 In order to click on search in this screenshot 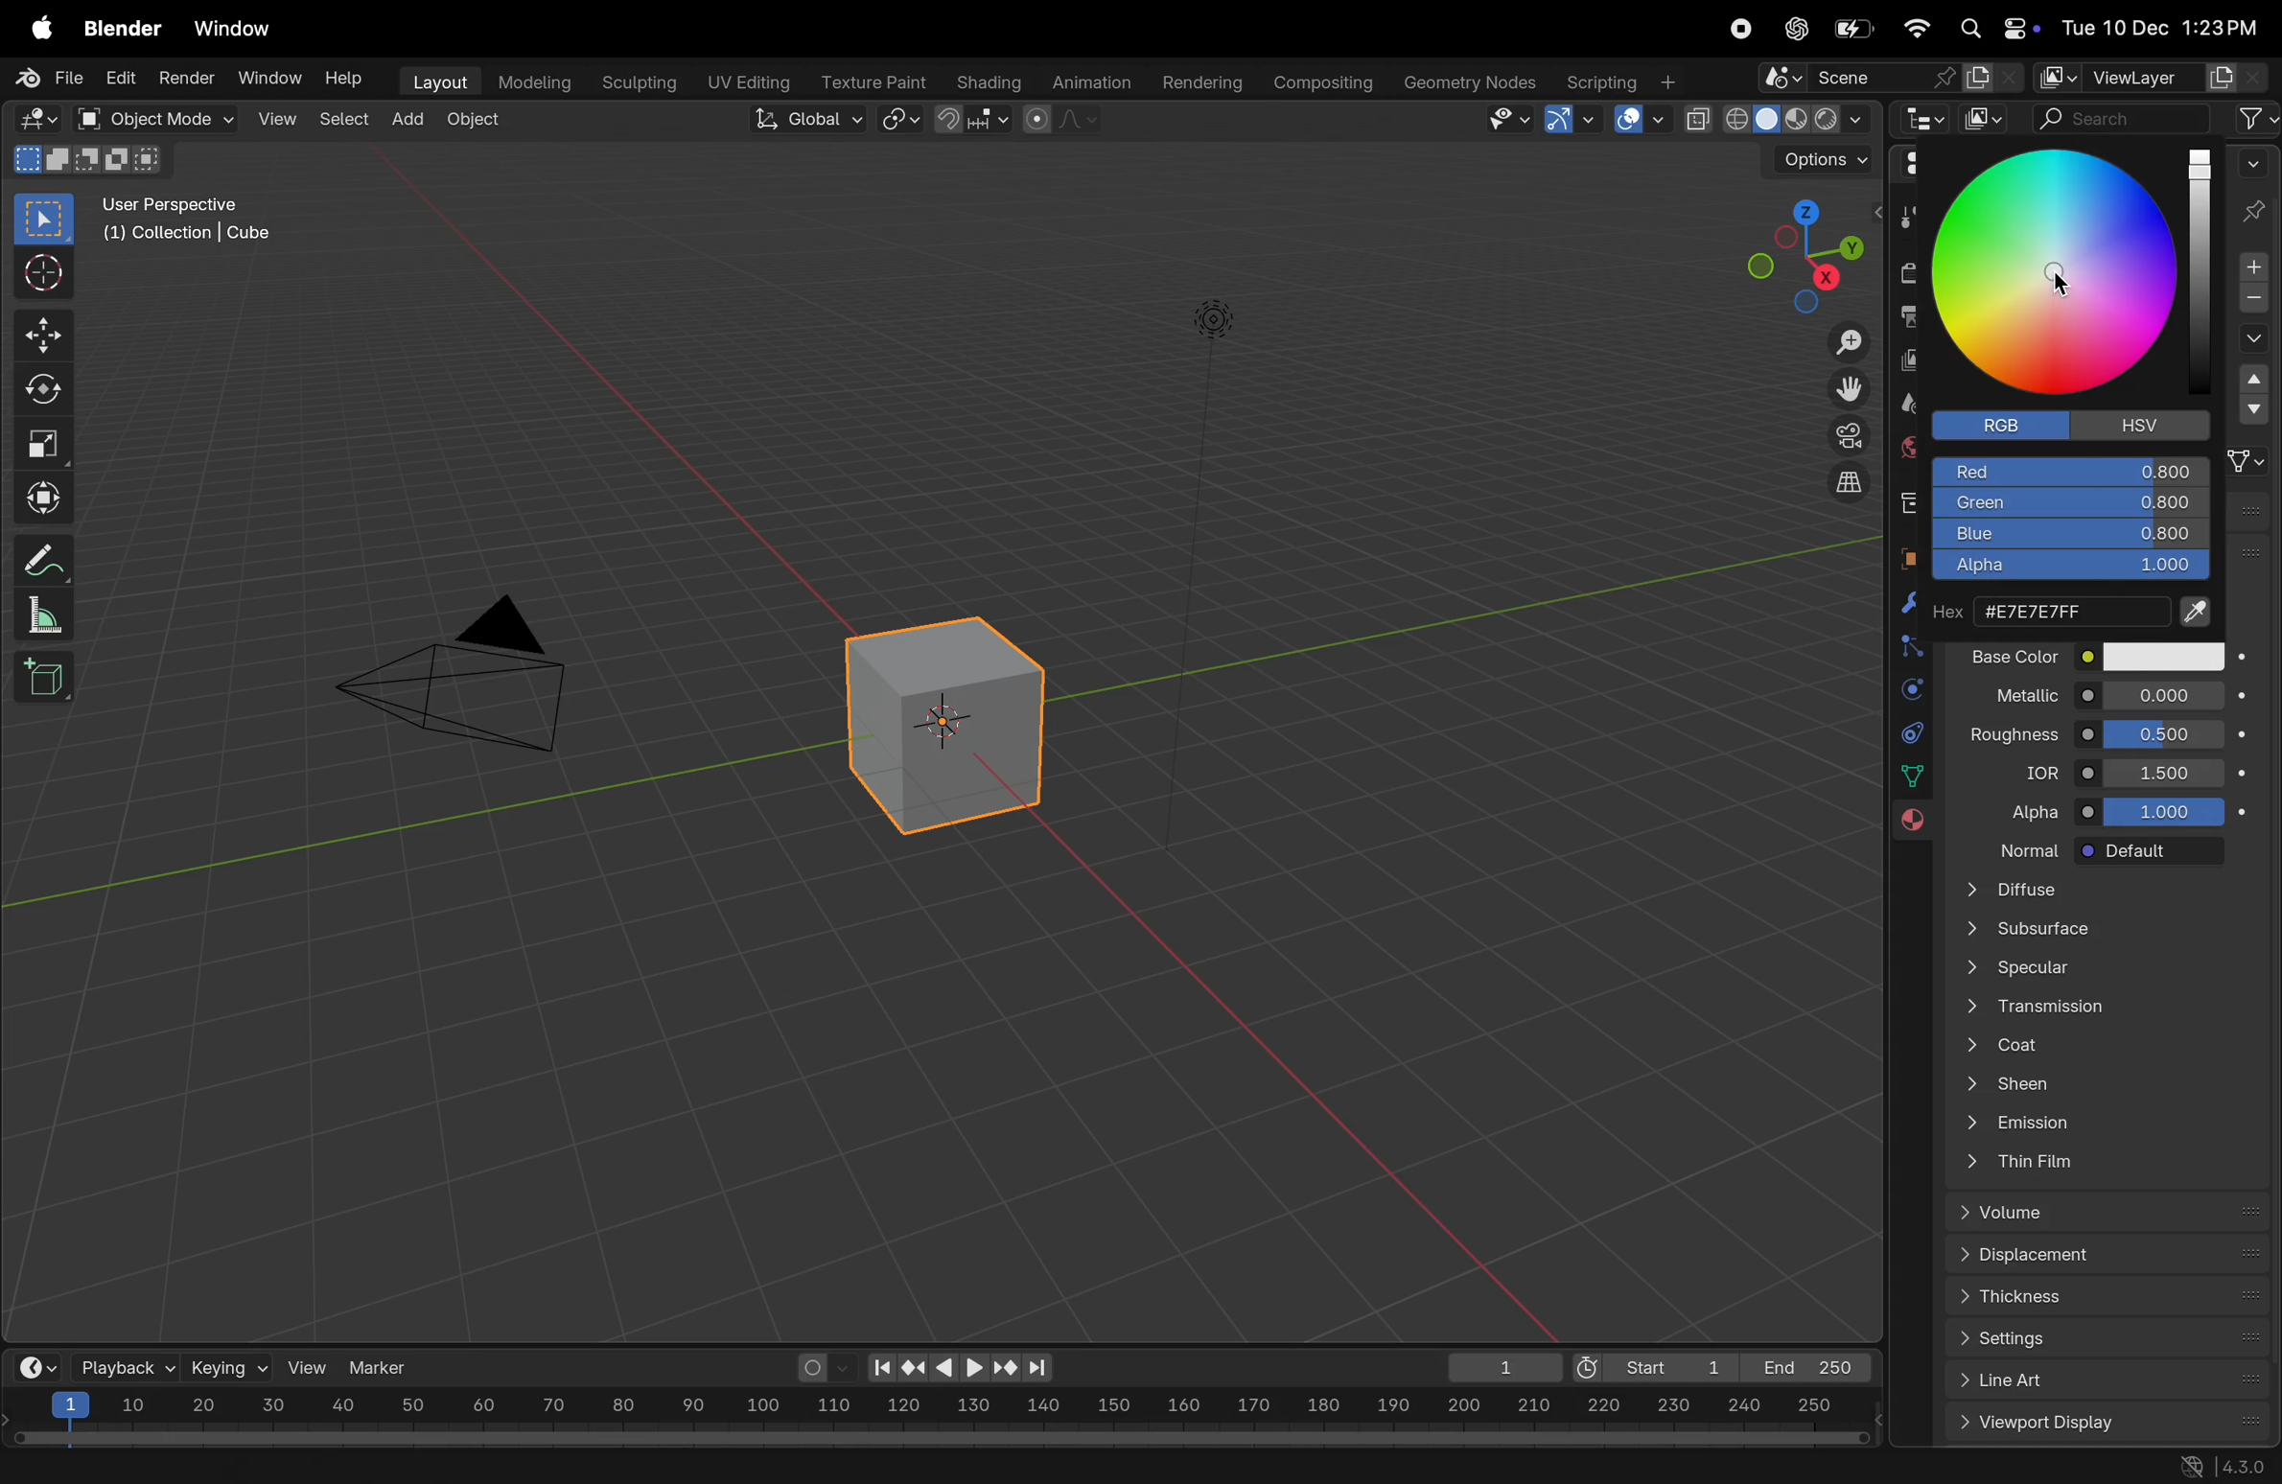, I will do `click(2124, 114)`.